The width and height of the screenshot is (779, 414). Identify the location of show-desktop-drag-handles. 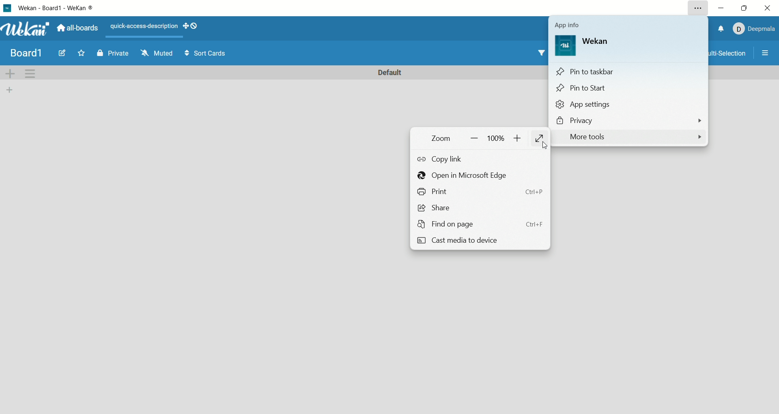
(184, 24).